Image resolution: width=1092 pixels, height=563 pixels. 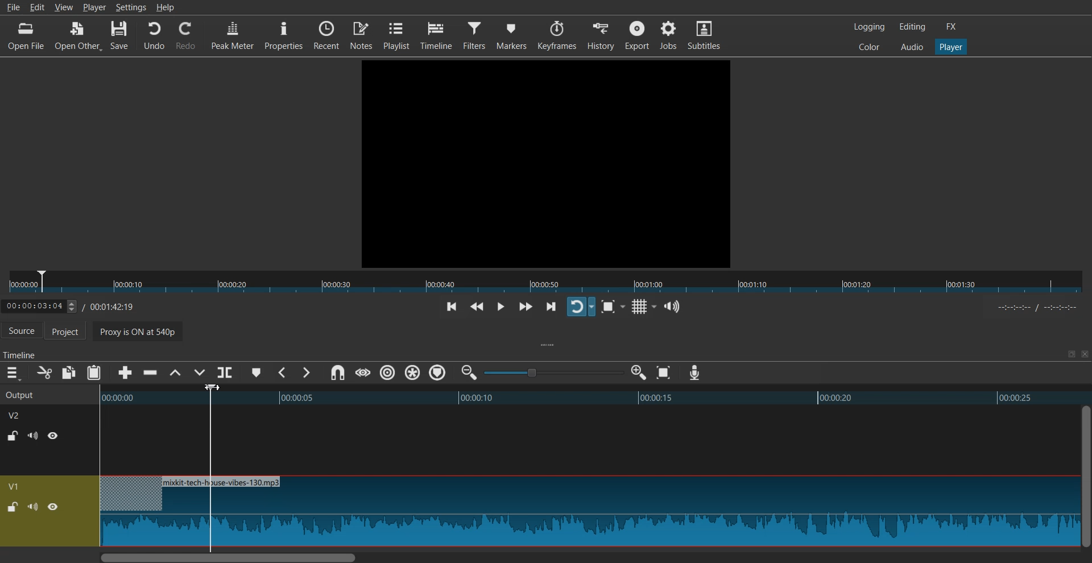 What do you see at coordinates (668, 34) in the screenshot?
I see `Jobs` at bounding box center [668, 34].